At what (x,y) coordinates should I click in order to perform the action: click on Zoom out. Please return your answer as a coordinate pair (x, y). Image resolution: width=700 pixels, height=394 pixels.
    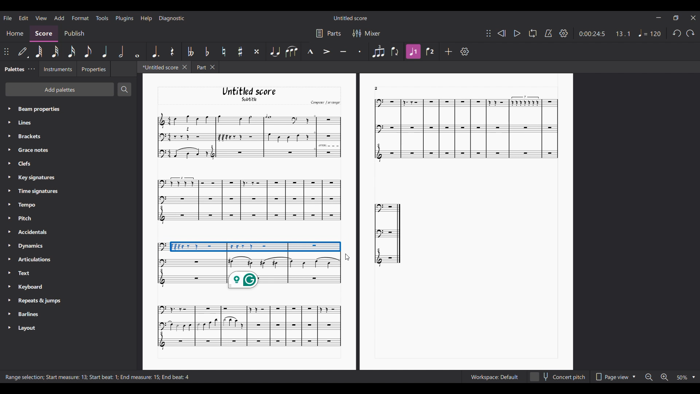
    Looking at the image, I should click on (648, 377).